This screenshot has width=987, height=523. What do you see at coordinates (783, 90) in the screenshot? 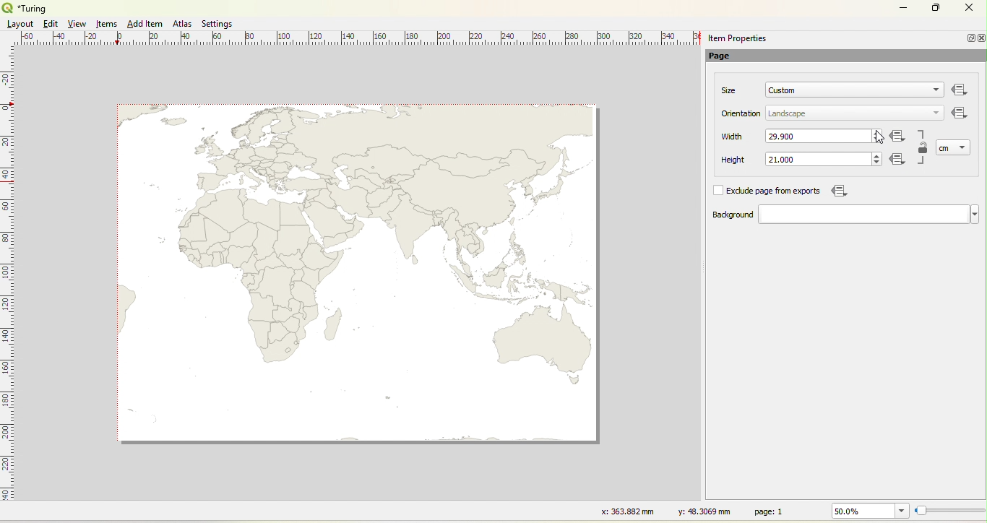
I see `Custom` at bounding box center [783, 90].